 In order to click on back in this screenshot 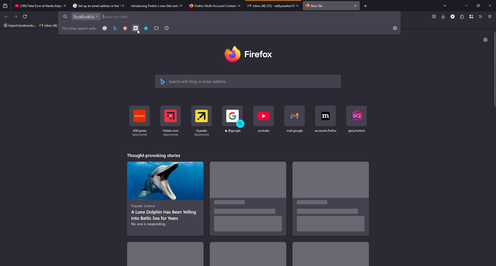, I will do `click(7, 17)`.